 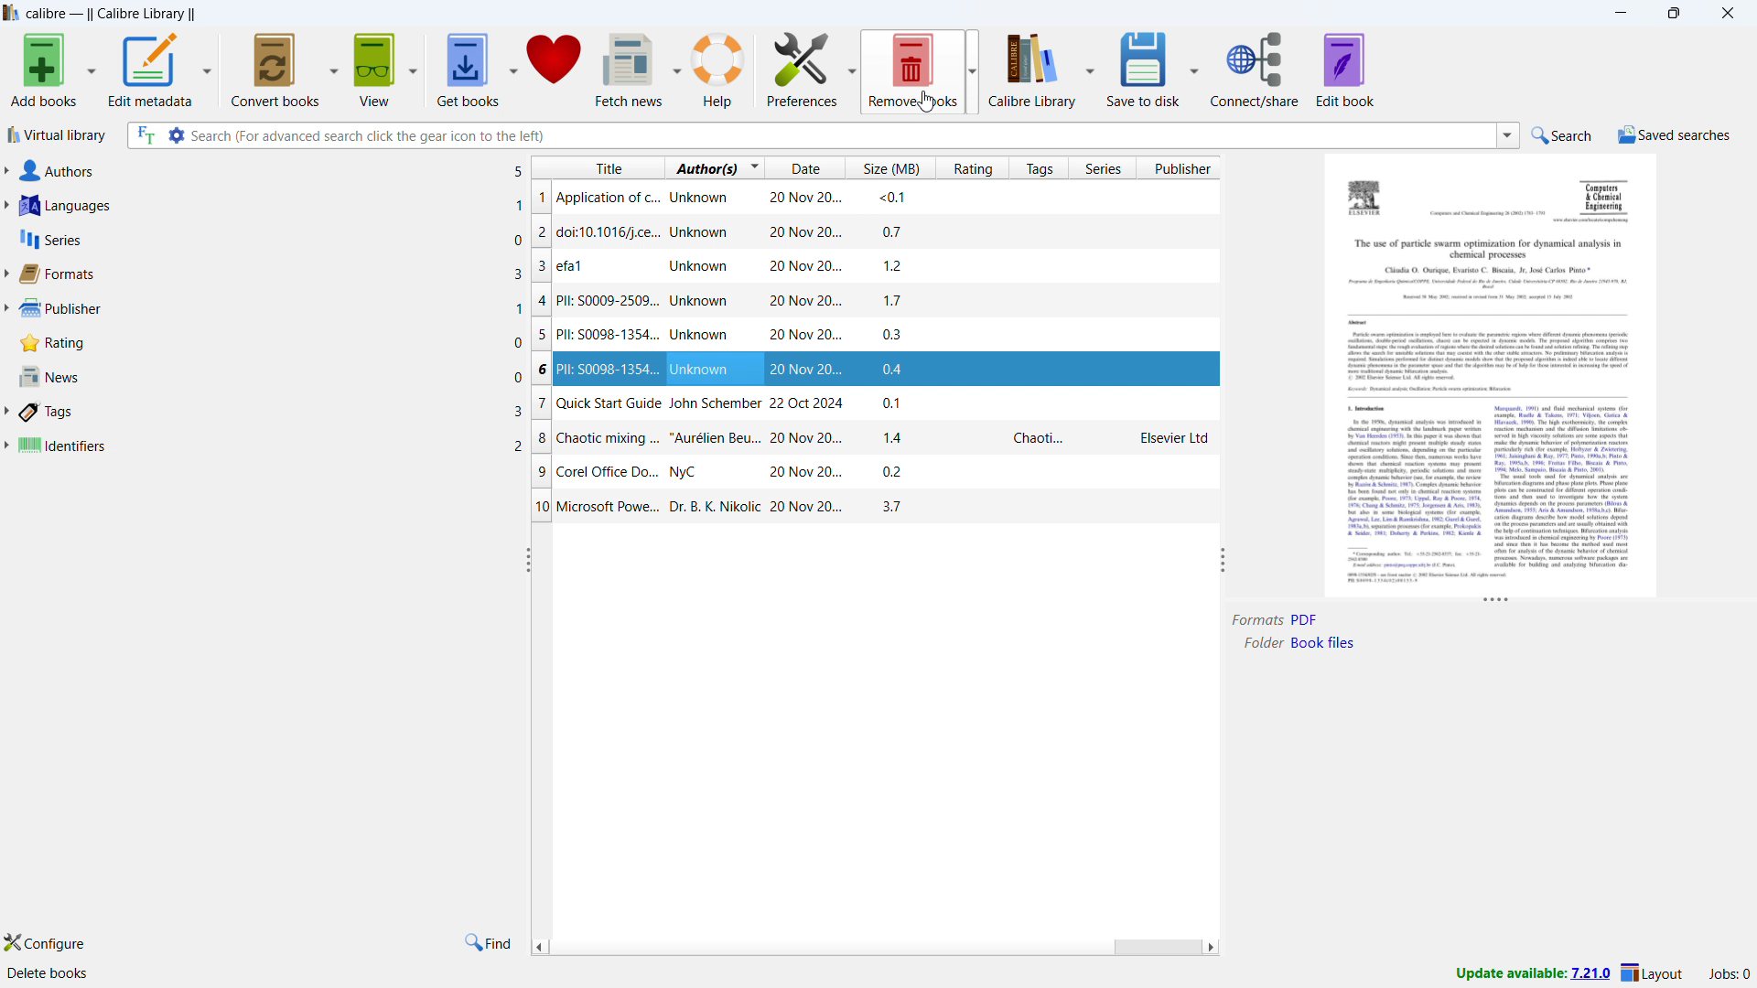 What do you see at coordinates (414, 67) in the screenshot?
I see `view options` at bounding box center [414, 67].